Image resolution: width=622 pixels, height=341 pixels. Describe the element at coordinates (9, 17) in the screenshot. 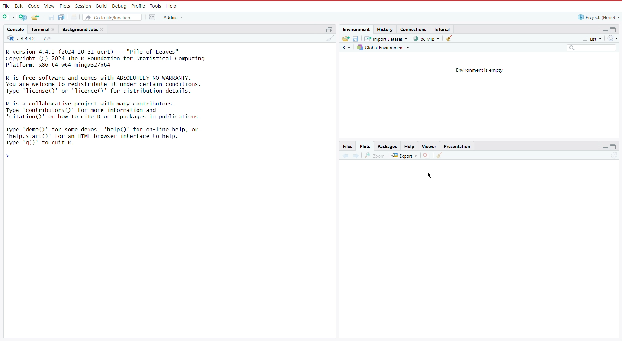

I see `New File` at that location.